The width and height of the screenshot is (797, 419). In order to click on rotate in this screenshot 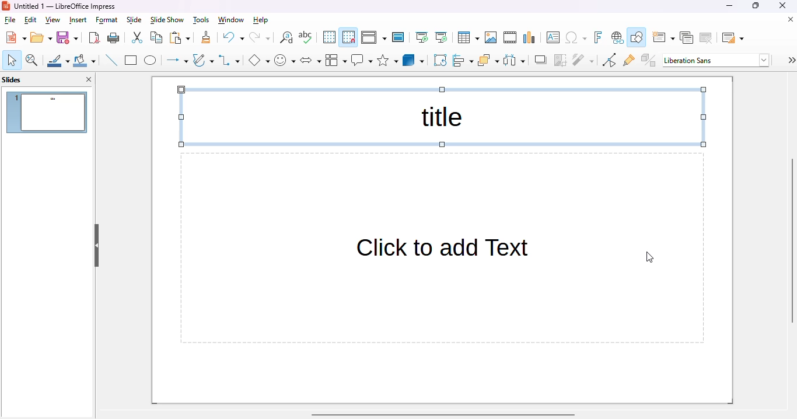, I will do `click(441, 60)`.